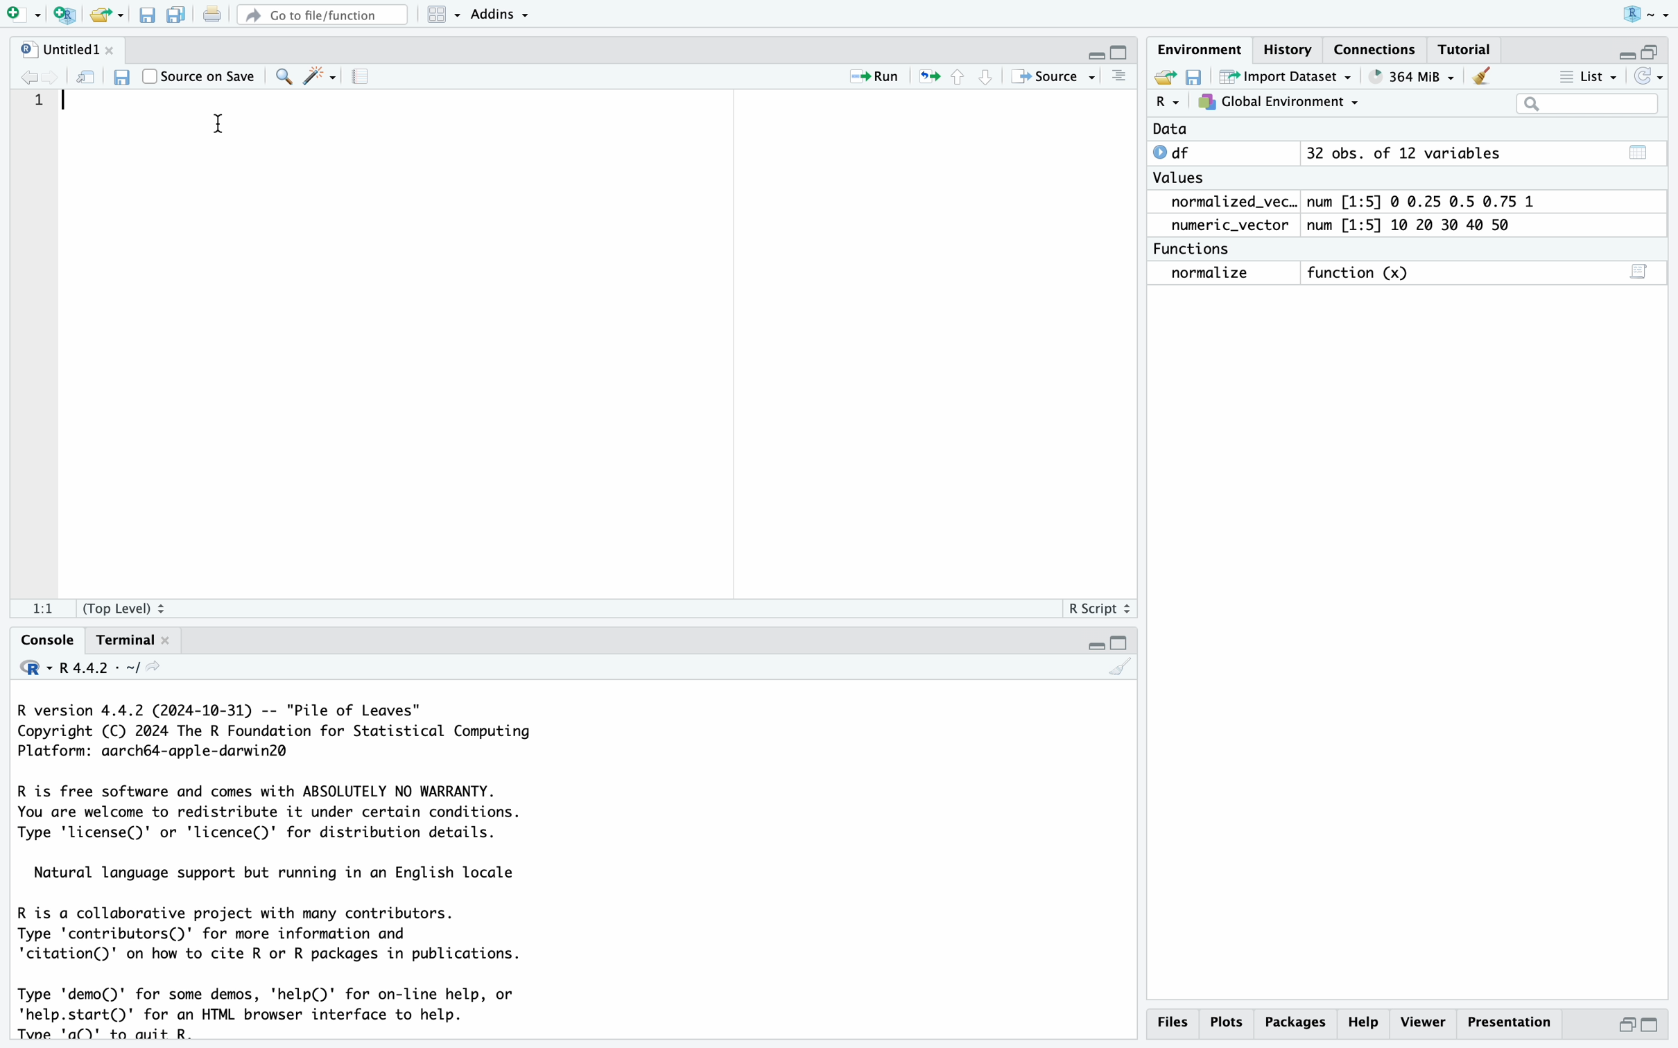  Describe the element at coordinates (87, 76) in the screenshot. I see `Refresh` at that location.